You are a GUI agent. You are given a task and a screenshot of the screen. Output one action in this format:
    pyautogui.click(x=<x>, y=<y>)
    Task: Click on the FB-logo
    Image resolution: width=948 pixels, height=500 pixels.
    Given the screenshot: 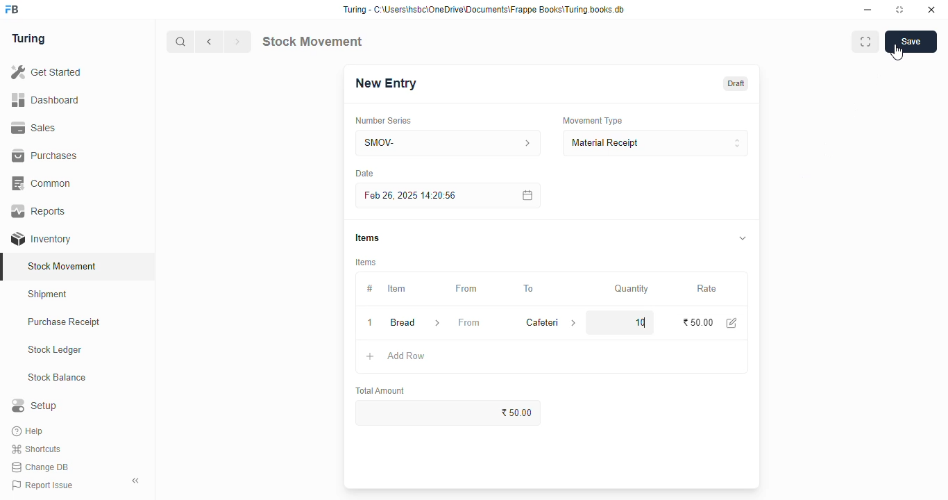 What is the action you would take?
    pyautogui.click(x=12, y=9)
    